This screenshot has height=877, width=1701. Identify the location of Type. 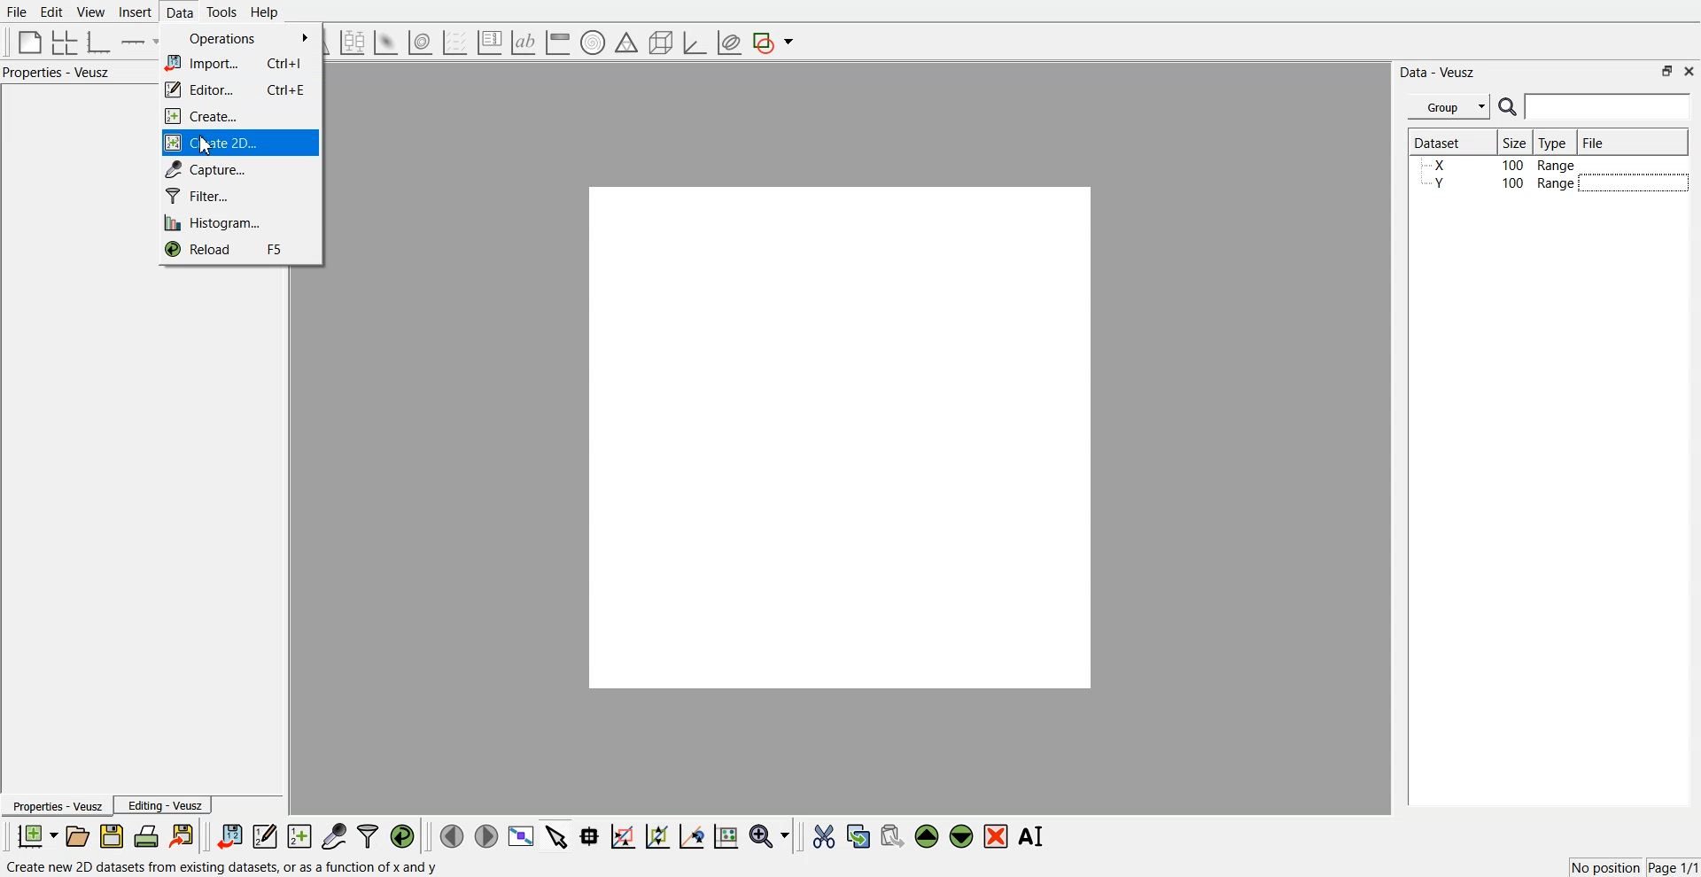
(1555, 142).